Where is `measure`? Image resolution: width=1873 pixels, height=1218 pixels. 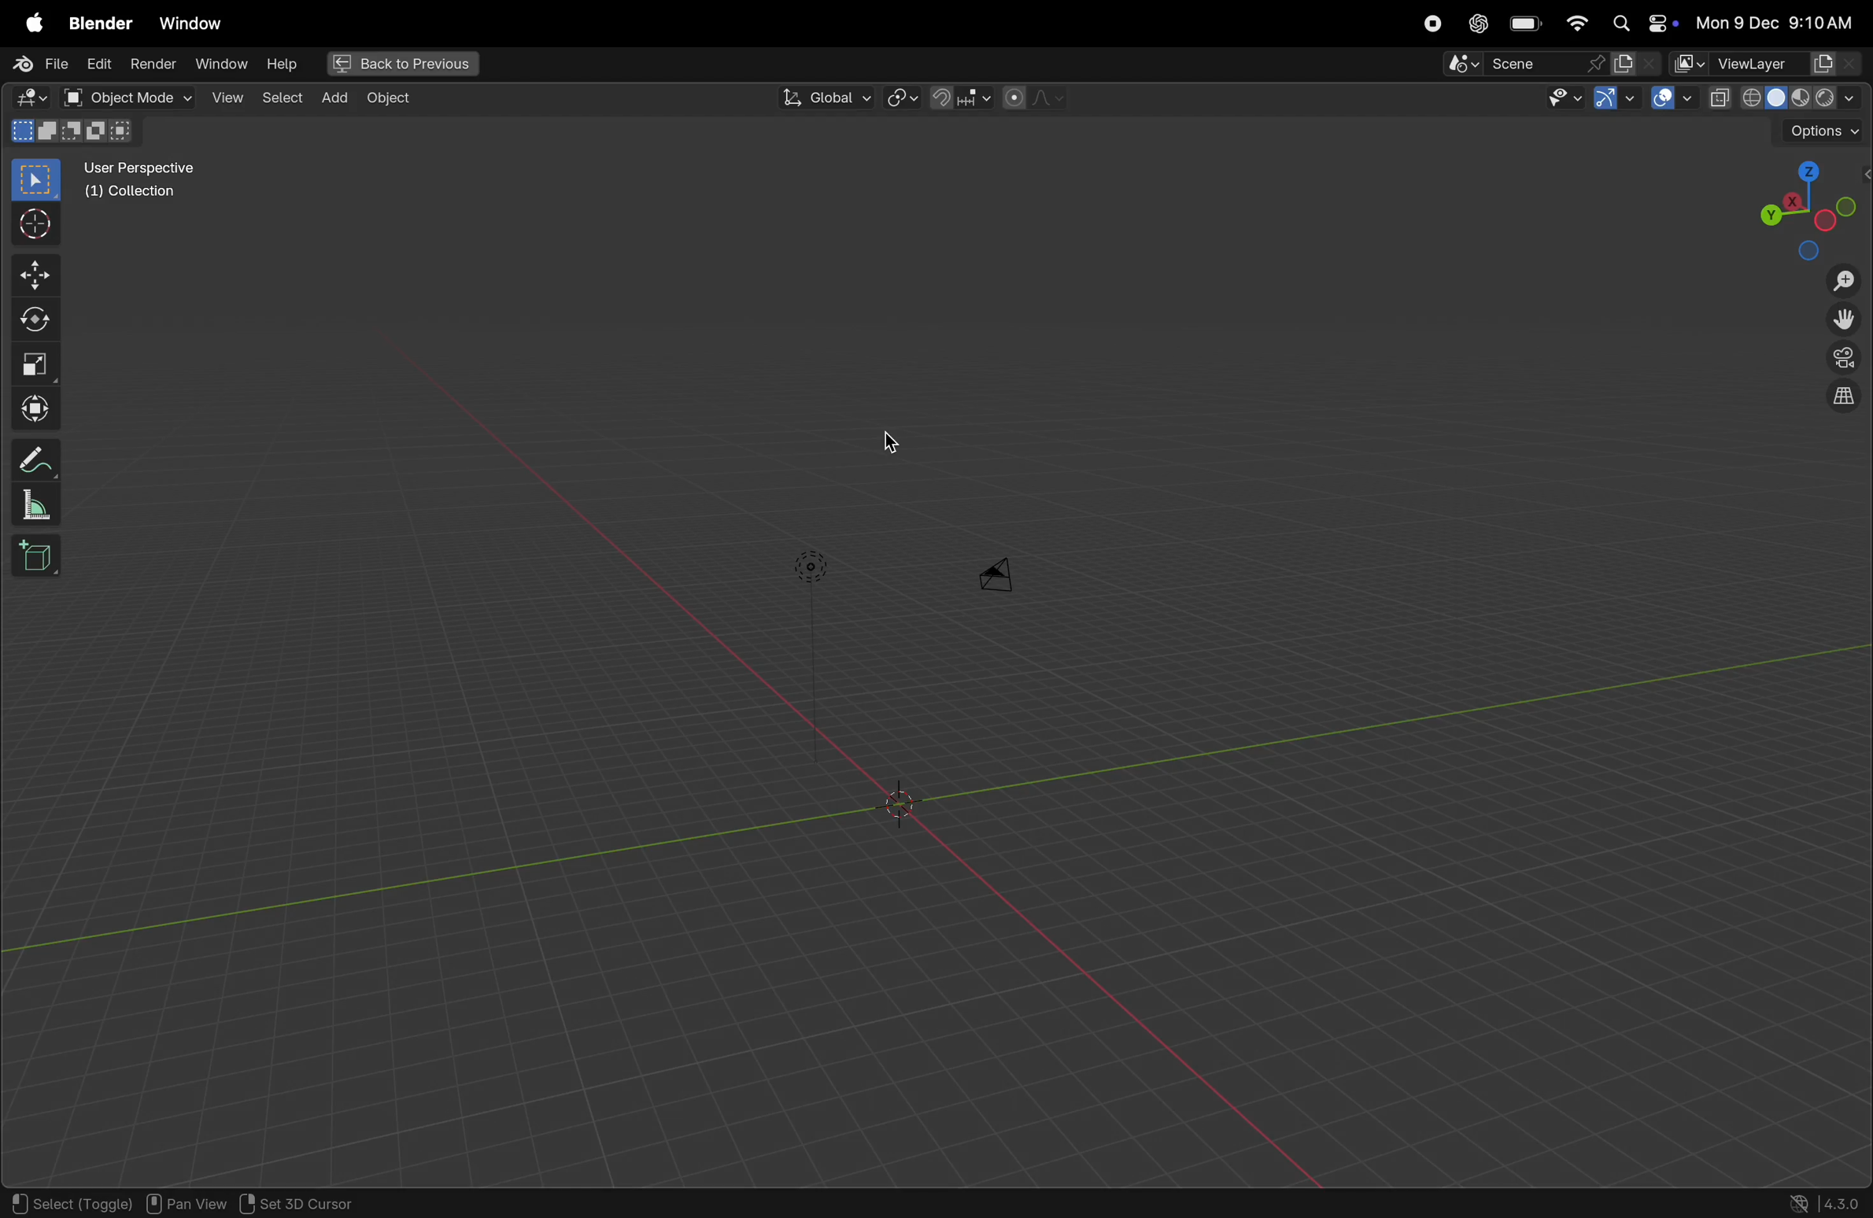
measure is located at coordinates (35, 507).